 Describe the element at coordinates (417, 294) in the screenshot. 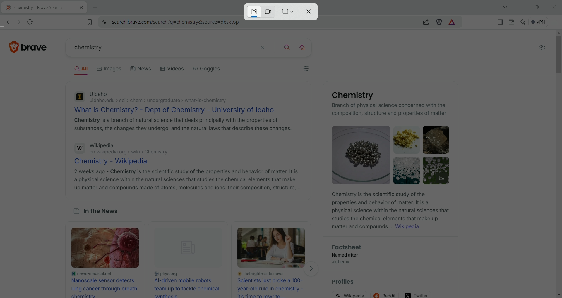

I see `twitter` at that location.